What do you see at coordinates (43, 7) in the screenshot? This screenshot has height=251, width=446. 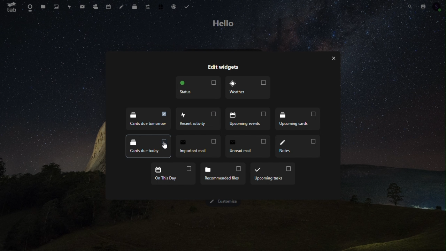 I see `Files` at bounding box center [43, 7].